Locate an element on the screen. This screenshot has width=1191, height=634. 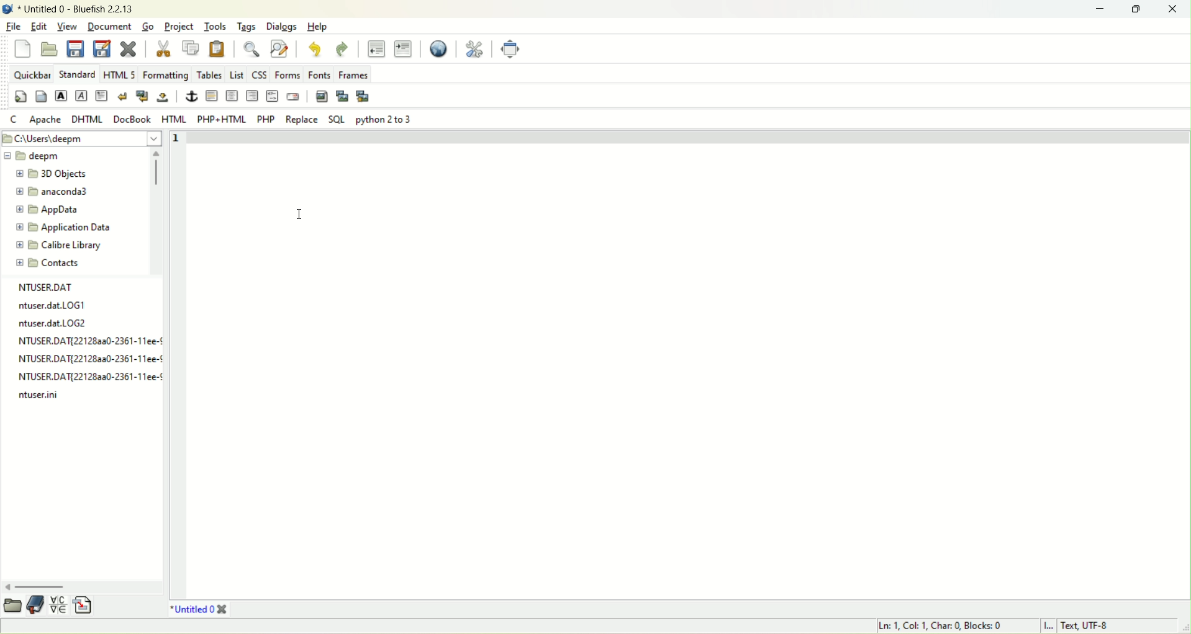
horizontal rule is located at coordinates (212, 96).